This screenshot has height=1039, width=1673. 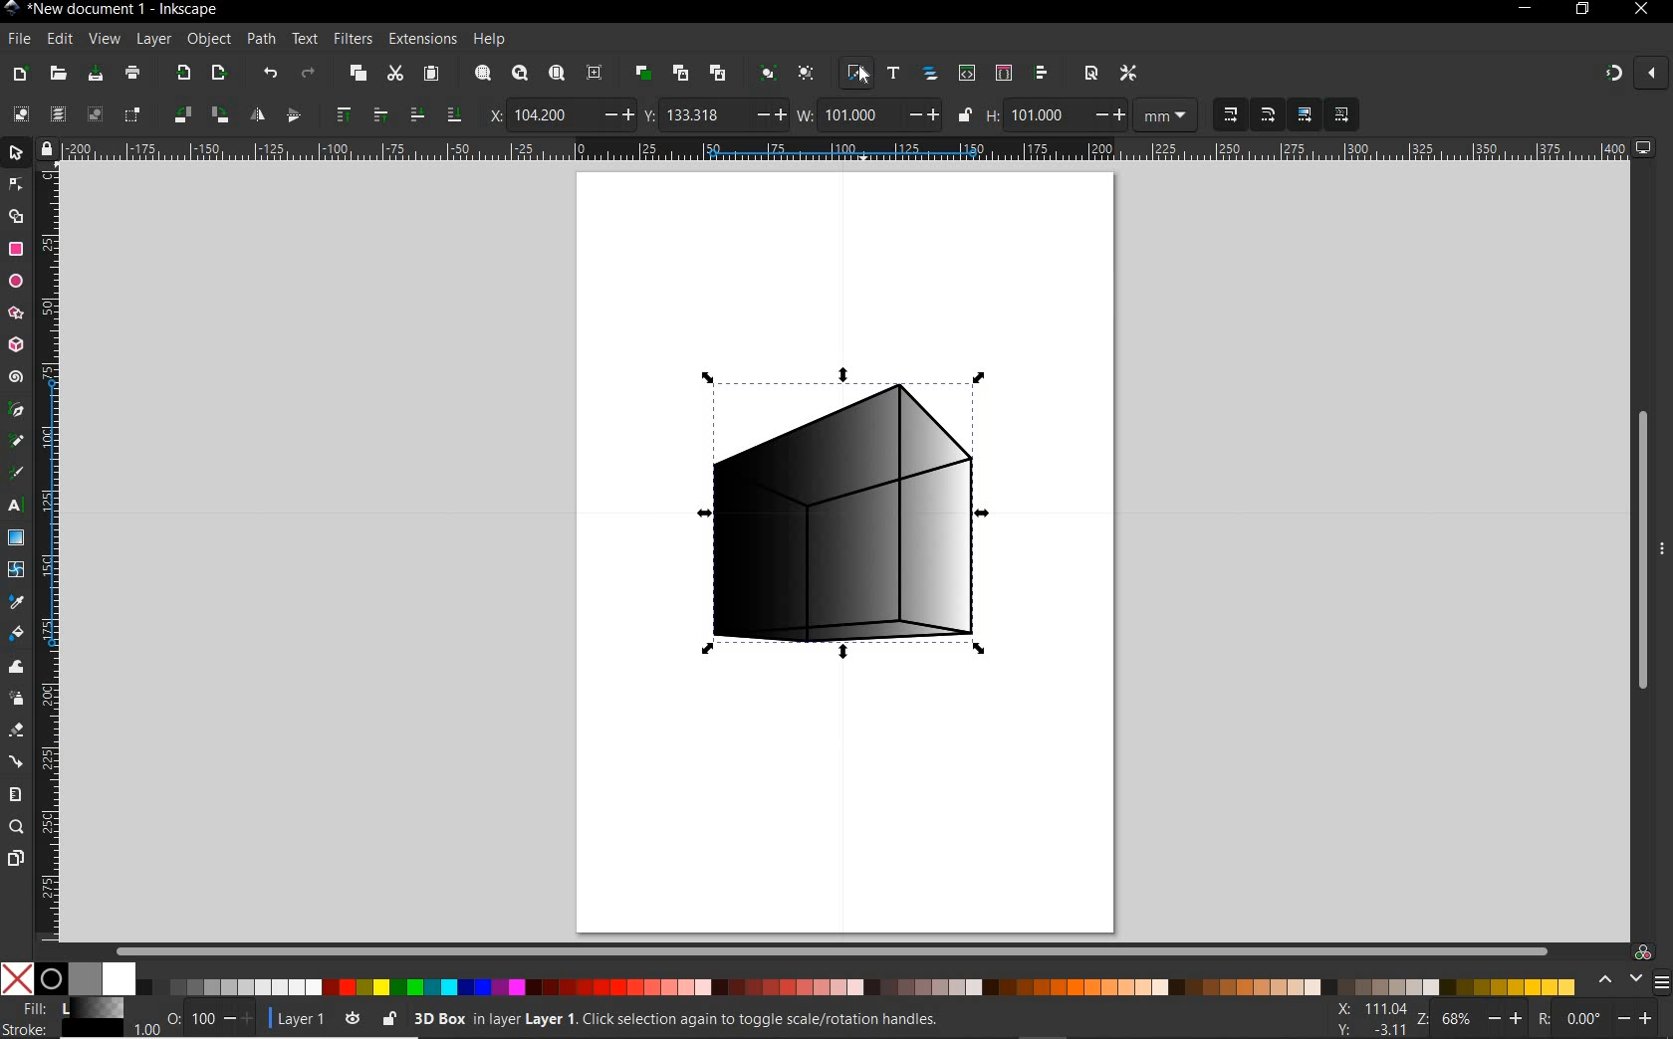 What do you see at coordinates (596, 73) in the screenshot?
I see `ZOOM CENTER PAGE` at bounding box center [596, 73].